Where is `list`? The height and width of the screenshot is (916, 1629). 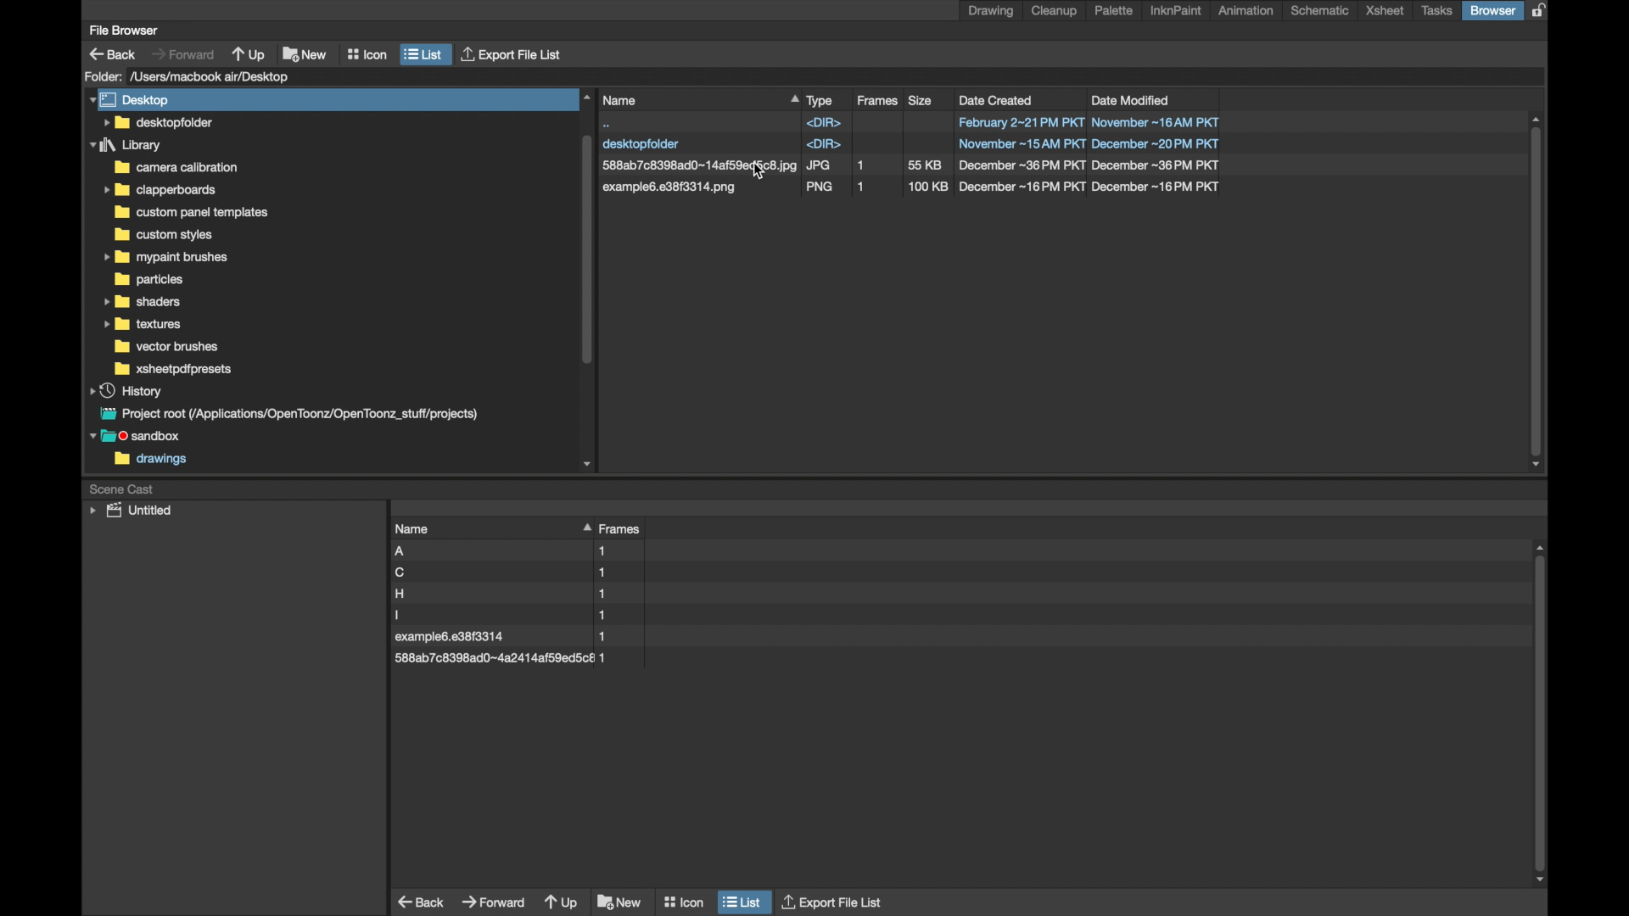 list is located at coordinates (742, 901).